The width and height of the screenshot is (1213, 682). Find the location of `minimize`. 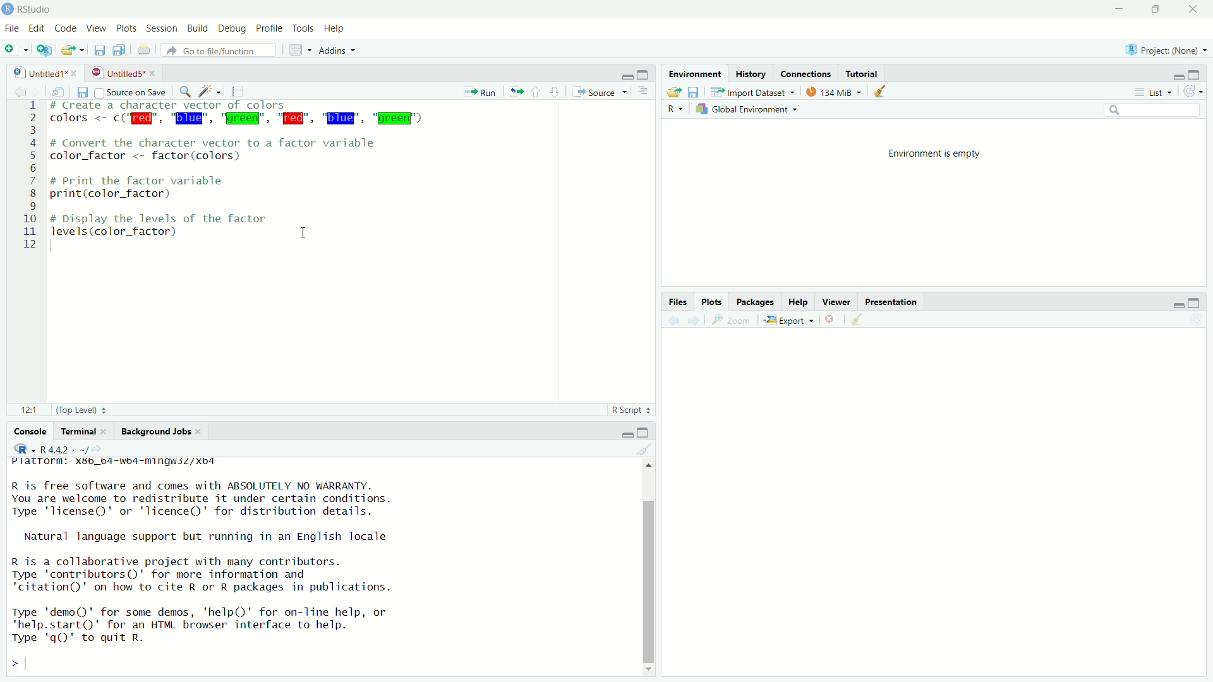

minimize is located at coordinates (1173, 303).